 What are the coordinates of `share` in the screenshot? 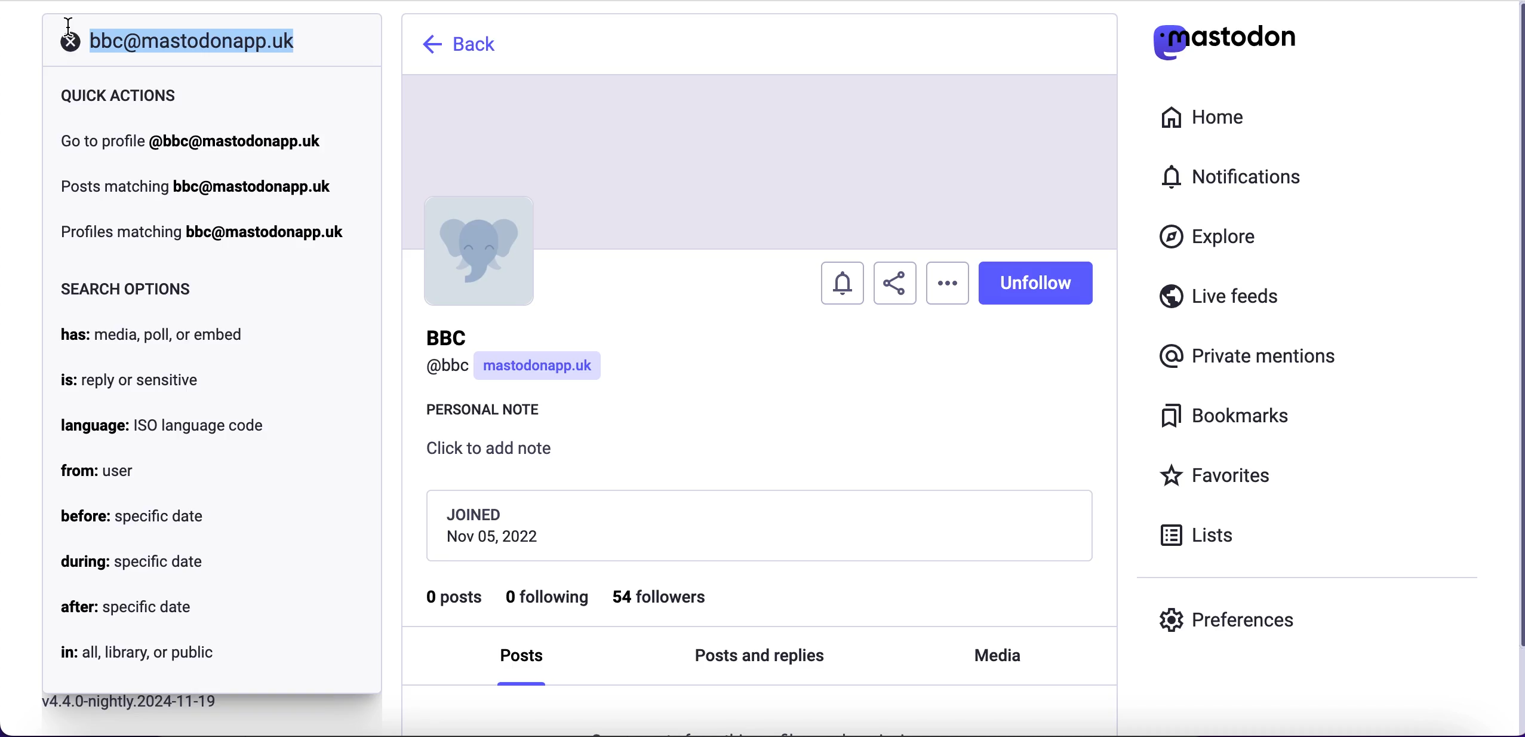 It's located at (895, 284).